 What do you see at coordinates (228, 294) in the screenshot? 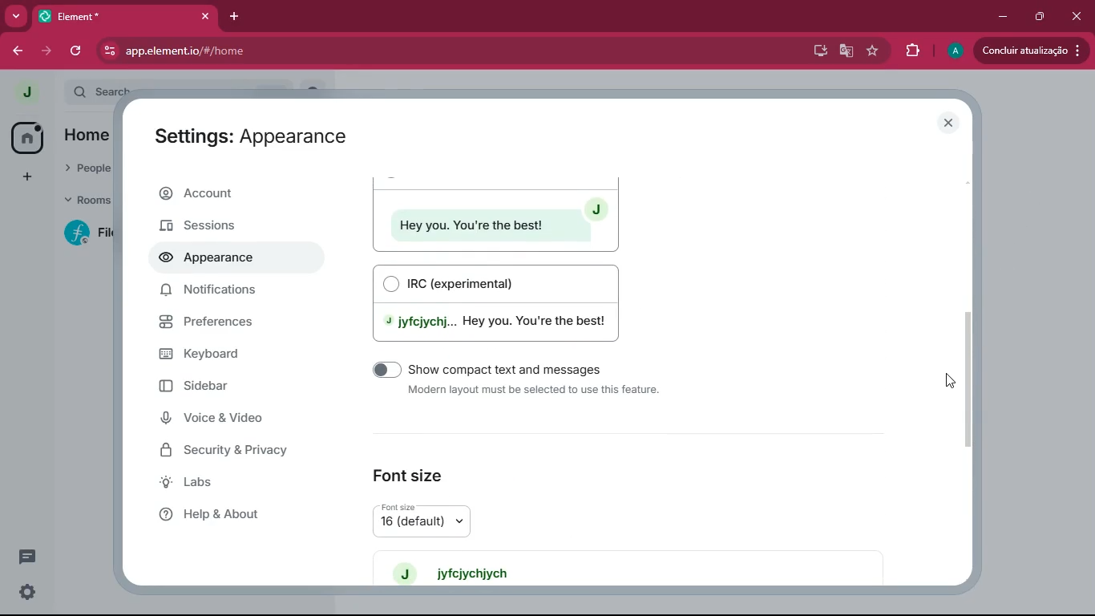
I see `notifications` at bounding box center [228, 294].